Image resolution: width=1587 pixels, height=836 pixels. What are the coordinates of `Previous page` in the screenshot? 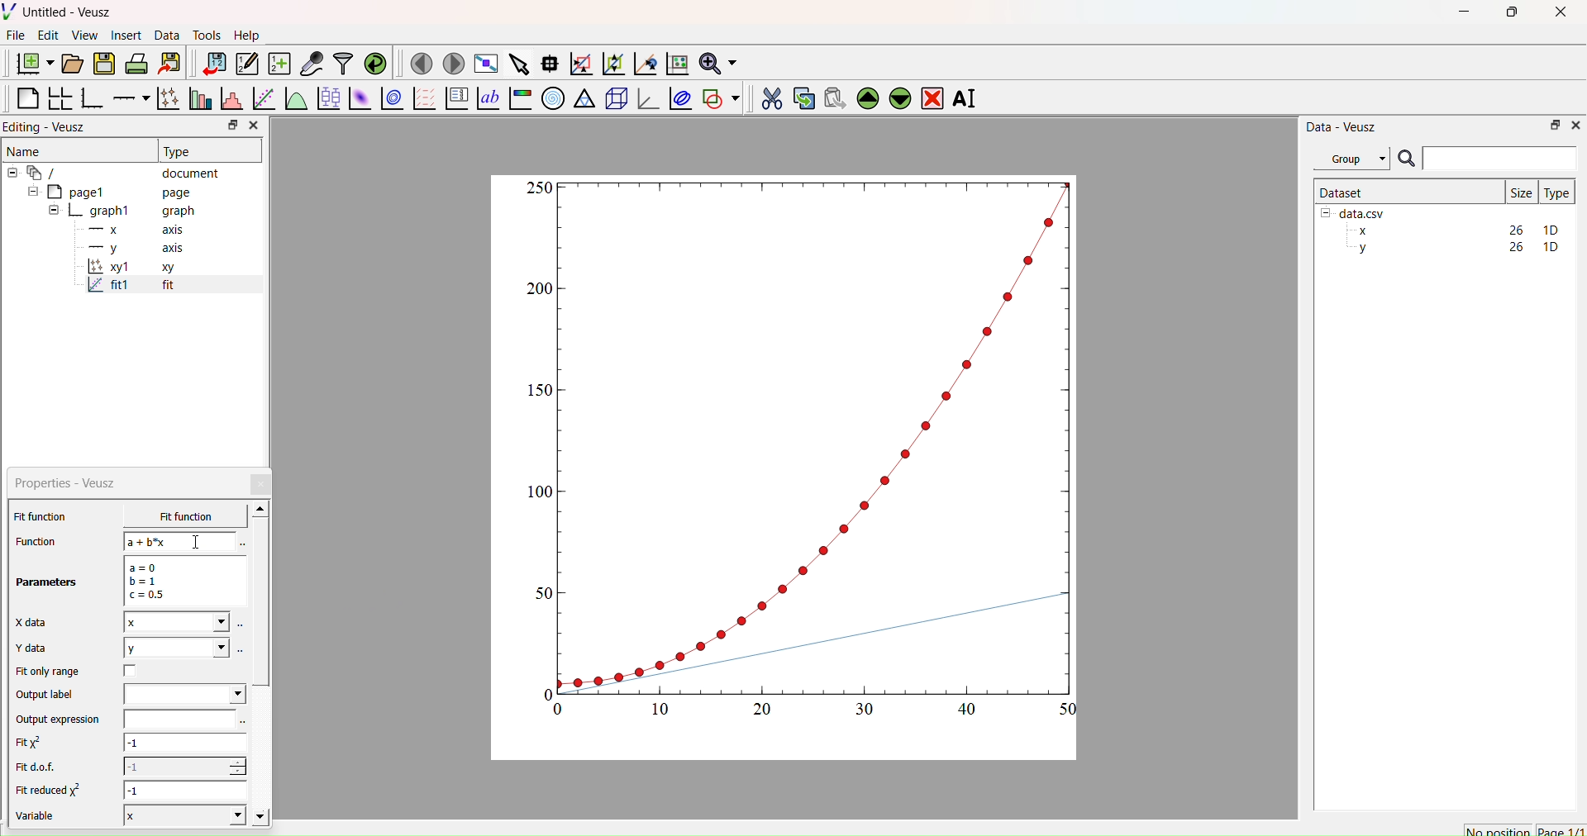 It's located at (422, 64).